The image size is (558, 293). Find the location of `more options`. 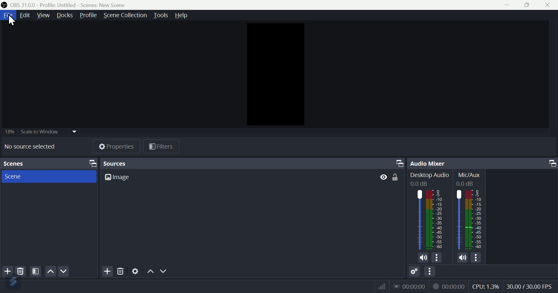

more options is located at coordinates (477, 258).